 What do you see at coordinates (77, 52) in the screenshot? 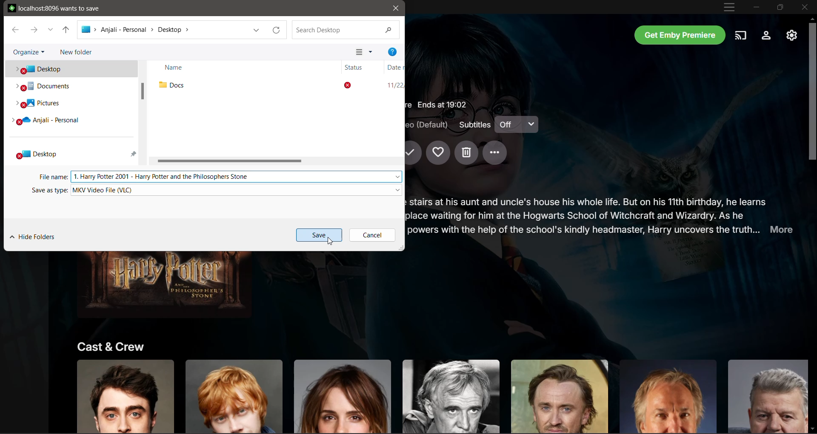
I see `Click to create New Folder` at bounding box center [77, 52].